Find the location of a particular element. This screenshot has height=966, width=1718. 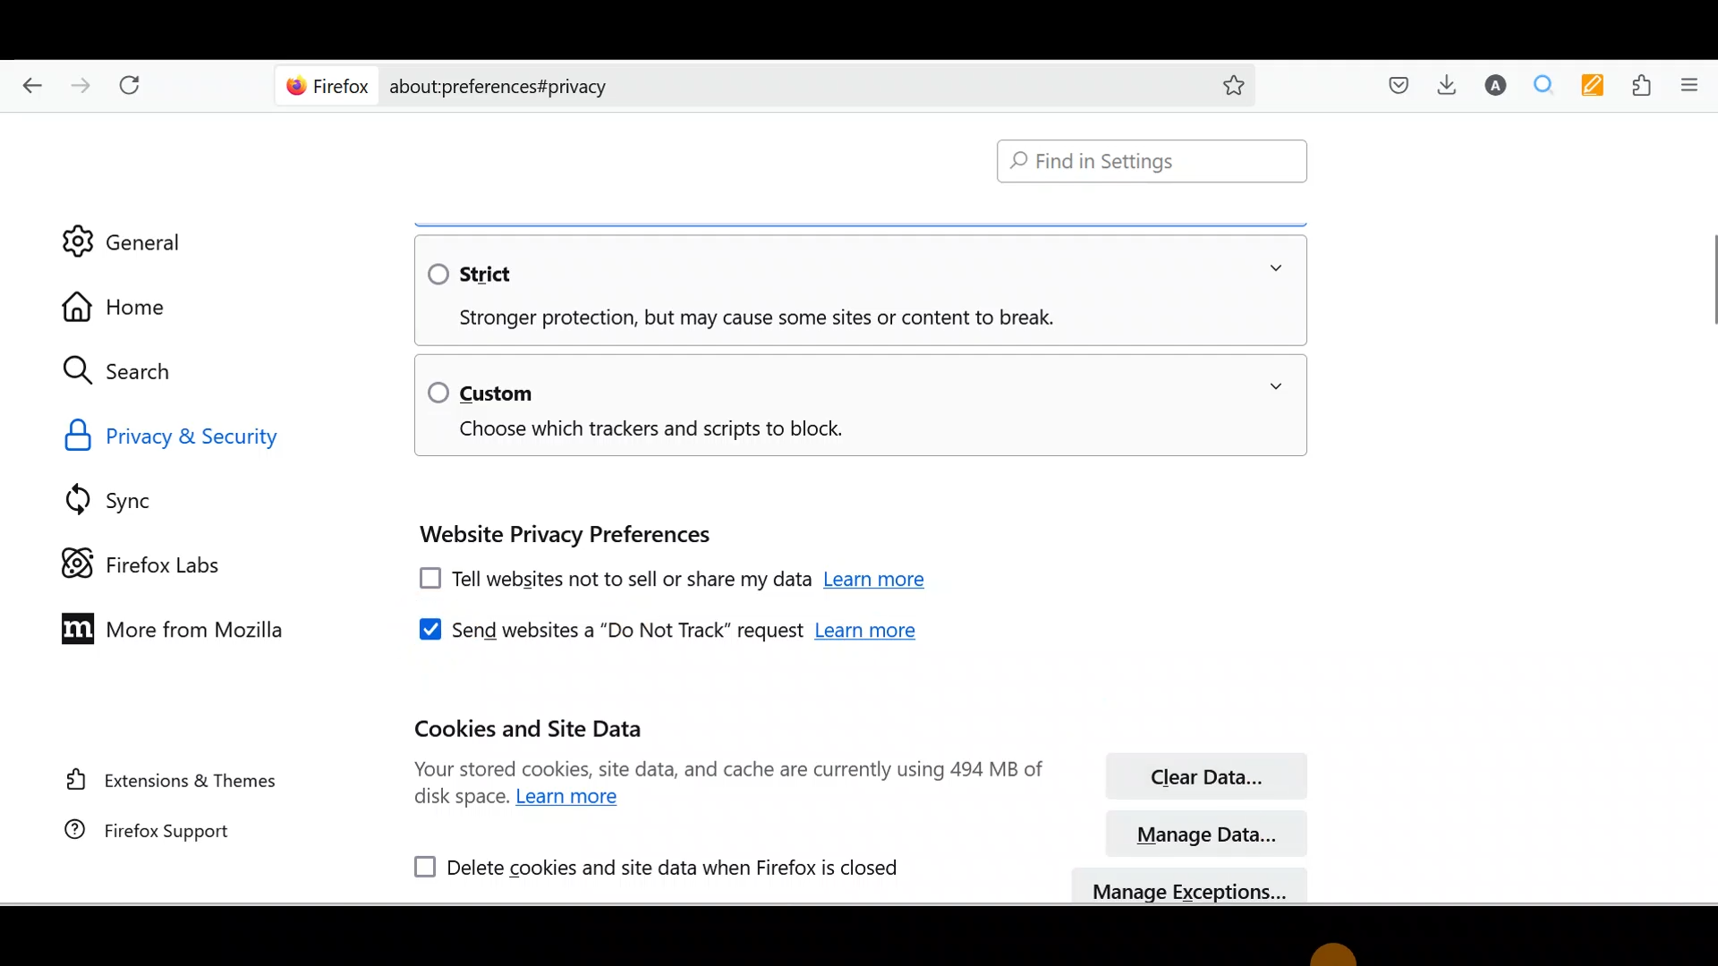

Firefox labs is located at coordinates (138, 562).